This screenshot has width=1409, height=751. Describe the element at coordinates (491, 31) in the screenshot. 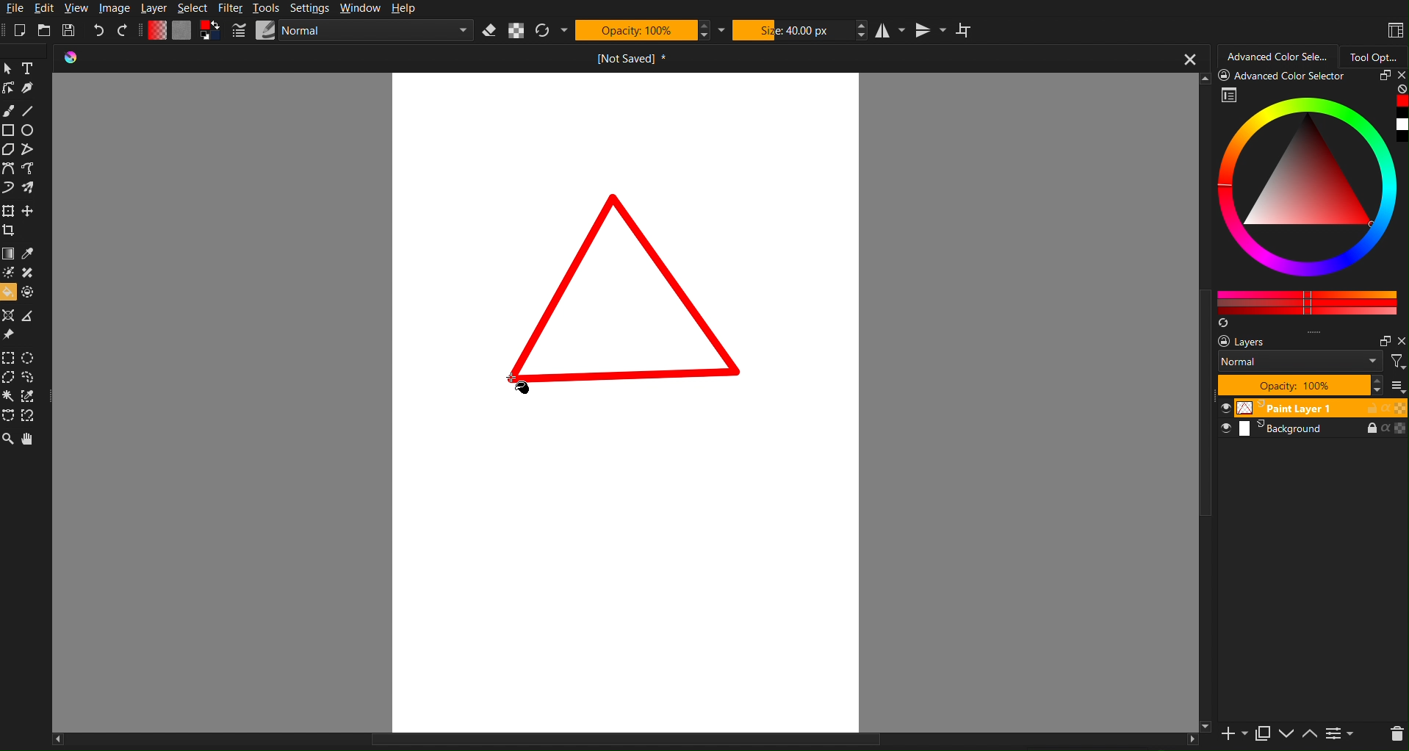

I see `Erase` at that location.